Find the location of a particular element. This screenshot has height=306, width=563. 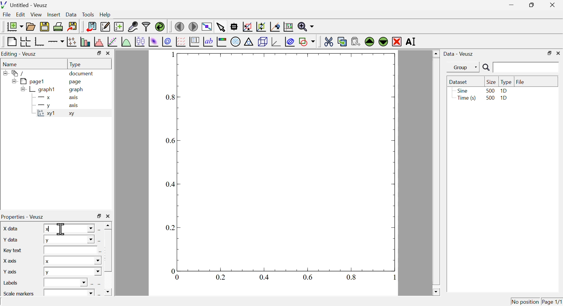

help is located at coordinates (105, 15).